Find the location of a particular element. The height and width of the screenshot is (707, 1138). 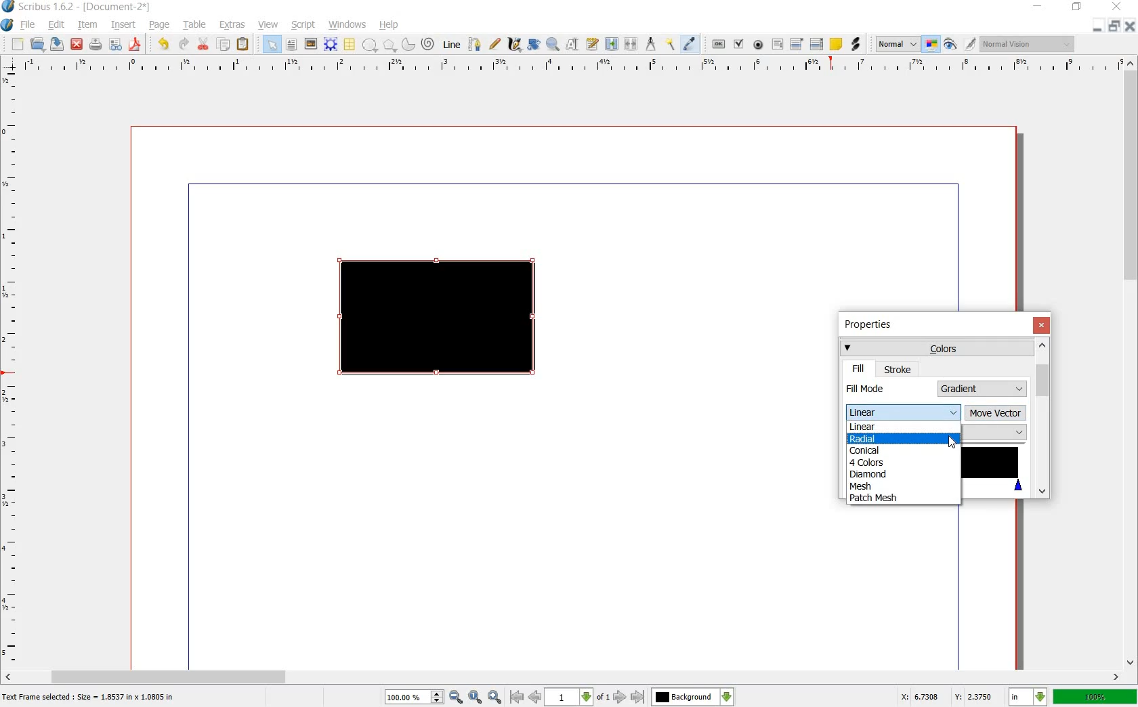

zoom in is located at coordinates (495, 697).